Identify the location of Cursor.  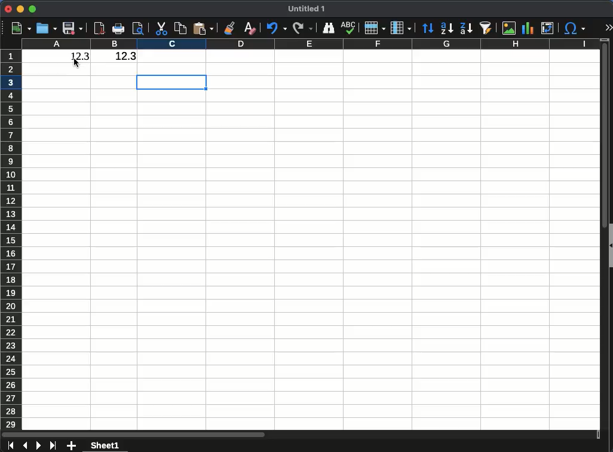
(76, 63).